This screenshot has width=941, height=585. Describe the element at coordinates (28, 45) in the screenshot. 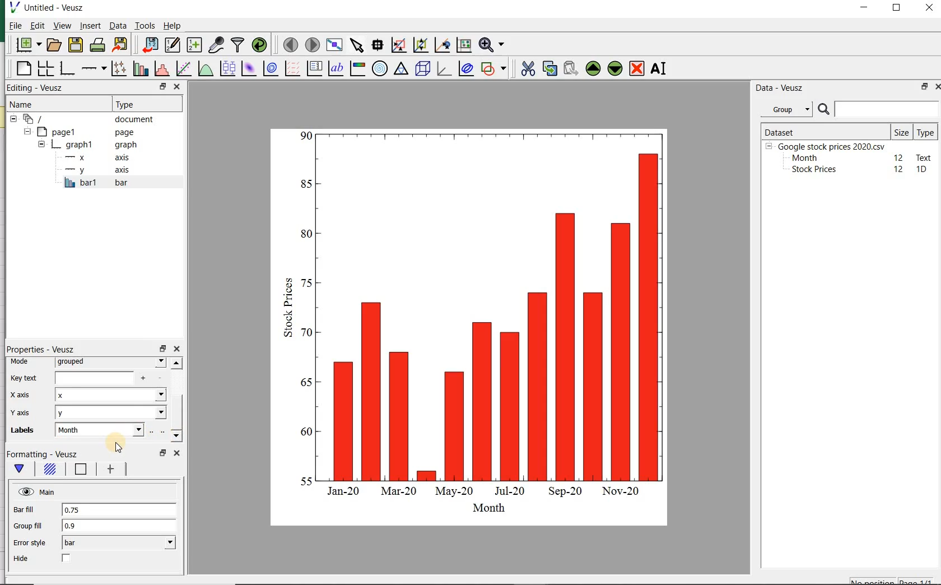

I see `new document` at that location.